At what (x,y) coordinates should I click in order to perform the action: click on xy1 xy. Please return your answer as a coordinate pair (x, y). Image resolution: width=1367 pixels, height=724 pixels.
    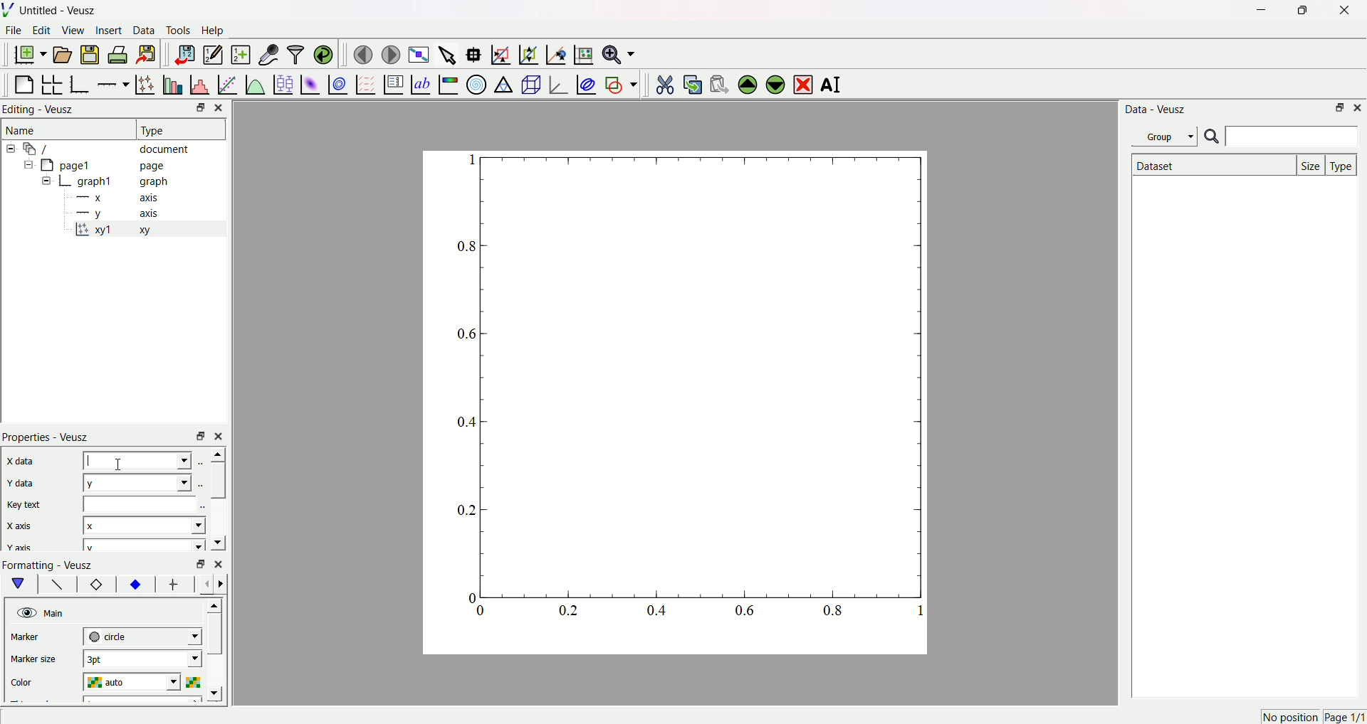
    Looking at the image, I should click on (122, 230).